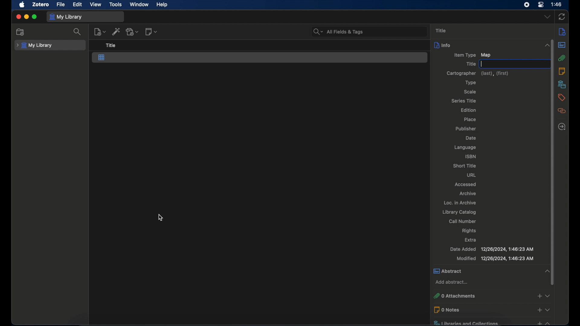 The width and height of the screenshot is (580, 326). What do you see at coordinates (116, 31) in the screenshot?
I see `add item by identifier` at bounding box center [116, 31].